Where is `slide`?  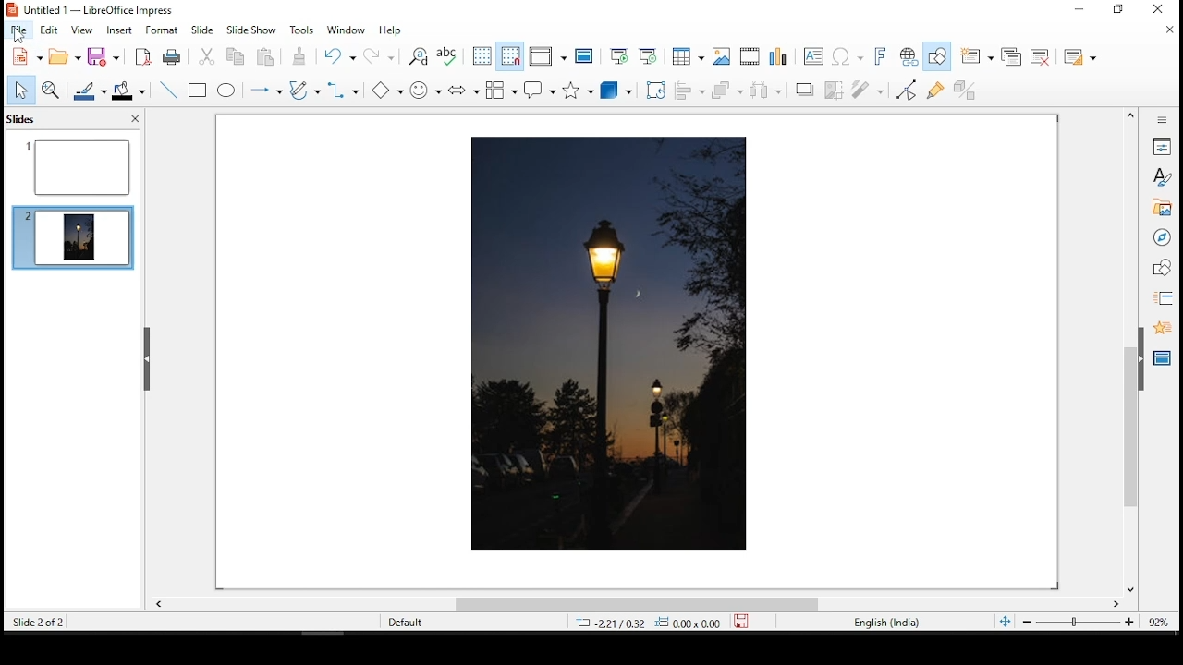 slide is located at coordinates (202, 30).